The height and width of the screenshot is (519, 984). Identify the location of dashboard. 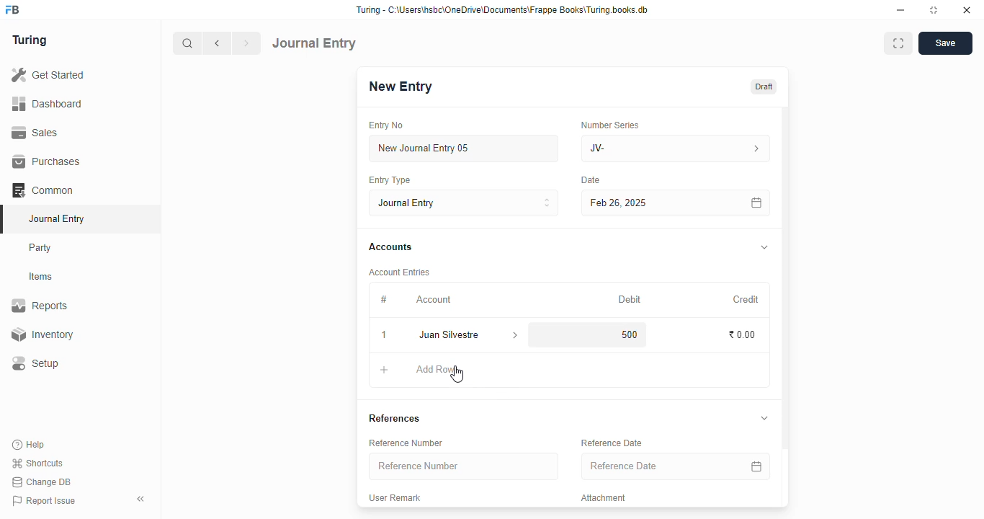
(48, 103).